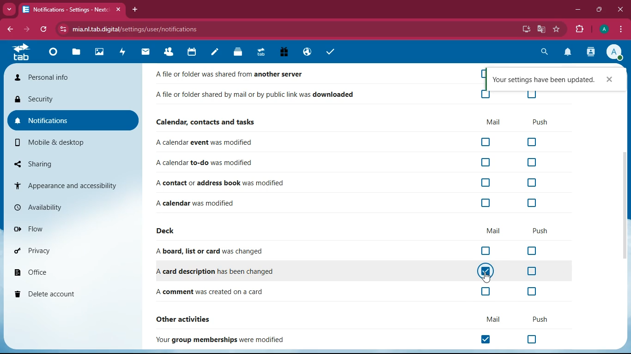 The height and width of the screenshot is (354, 631). Describe the element at coordinates (542, 52) in the screenshot. I see `search` at that location.